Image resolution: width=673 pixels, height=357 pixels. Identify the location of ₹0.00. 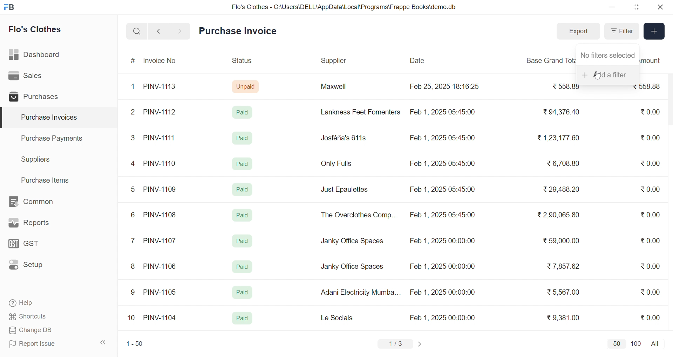
(651, 292).